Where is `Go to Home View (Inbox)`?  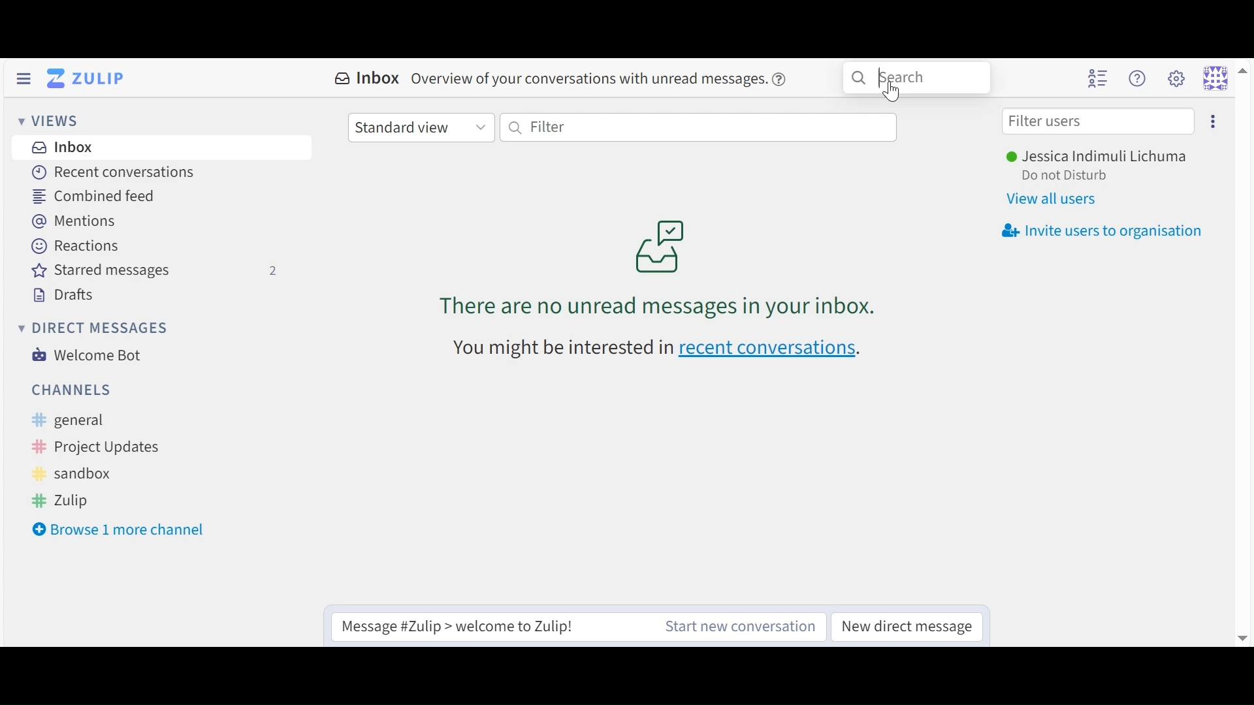
Go to Home View (Inbox) is located at coordinates (88, 77).